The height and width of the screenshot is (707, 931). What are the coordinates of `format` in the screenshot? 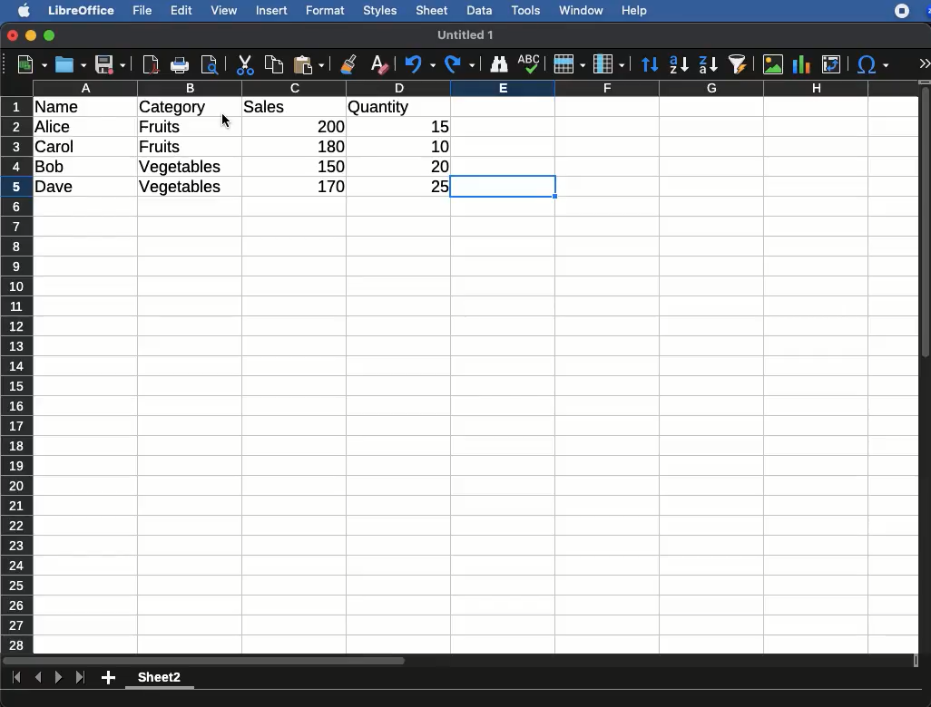 It's located at (326, 11).